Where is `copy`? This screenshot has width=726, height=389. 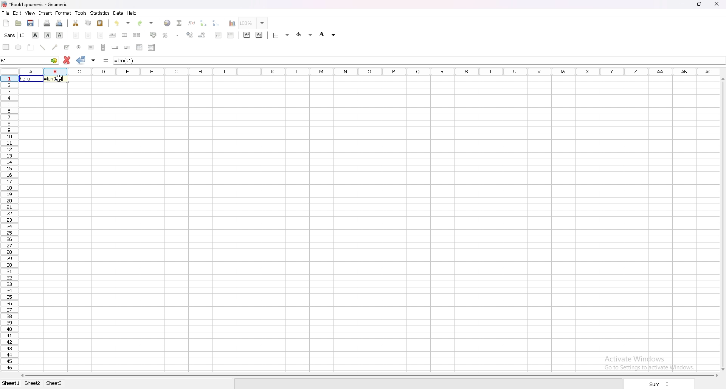 copy is located at coordinates (88, 22).